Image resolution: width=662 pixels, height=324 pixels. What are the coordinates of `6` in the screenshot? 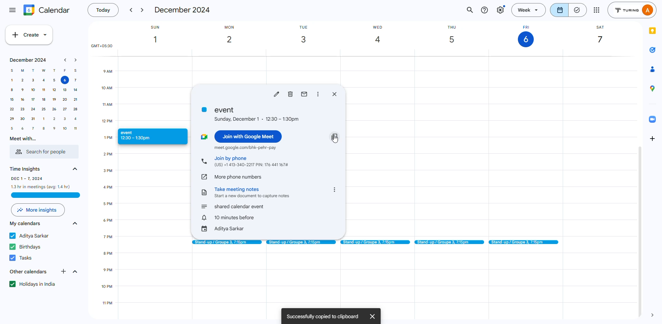 It's located at (23, 129).